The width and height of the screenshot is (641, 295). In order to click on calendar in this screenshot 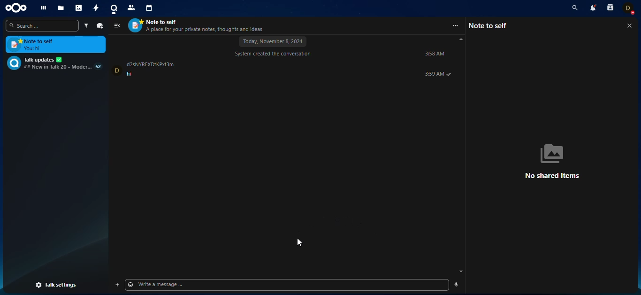, I will do `click(150, 9)`.